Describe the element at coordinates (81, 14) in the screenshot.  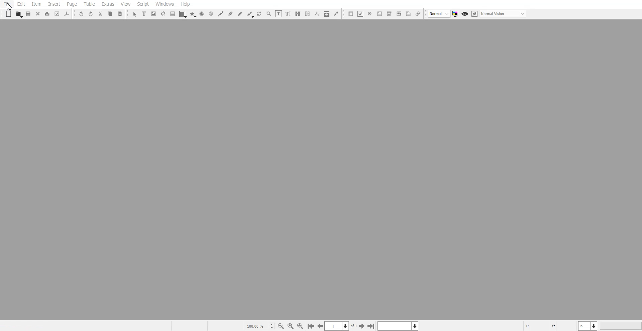
I see `Undo` at that location.